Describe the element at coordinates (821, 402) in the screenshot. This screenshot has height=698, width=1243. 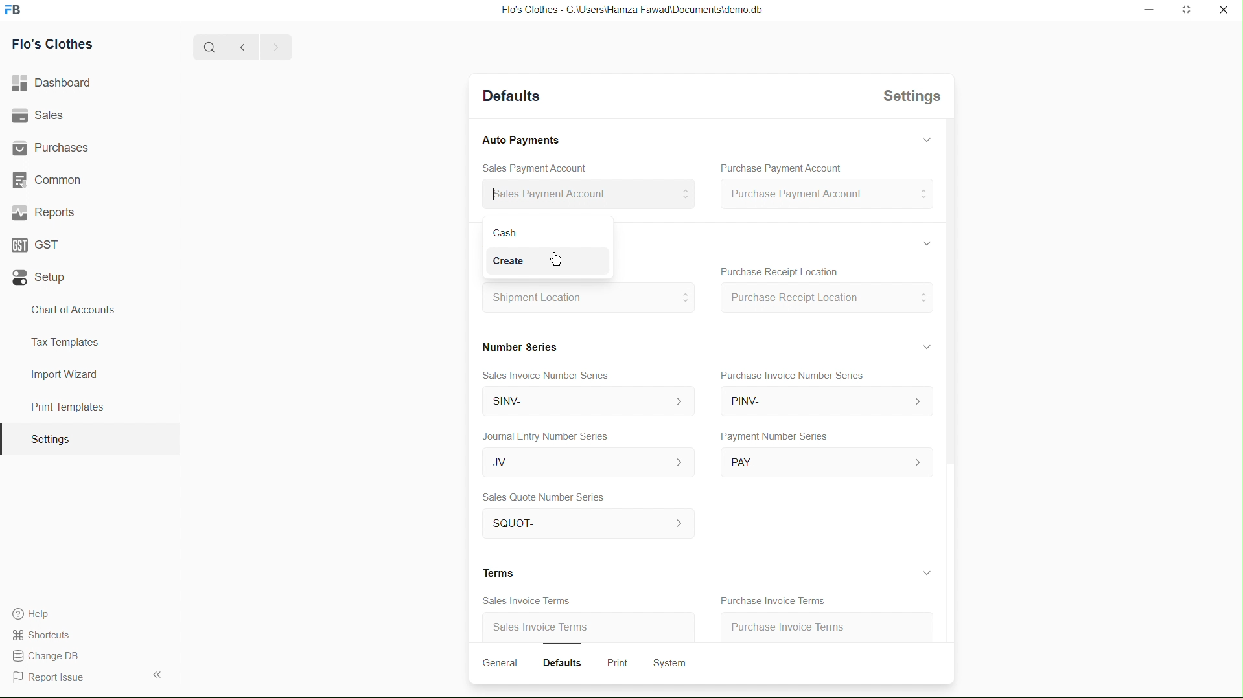
I see `PINV-` at that location.